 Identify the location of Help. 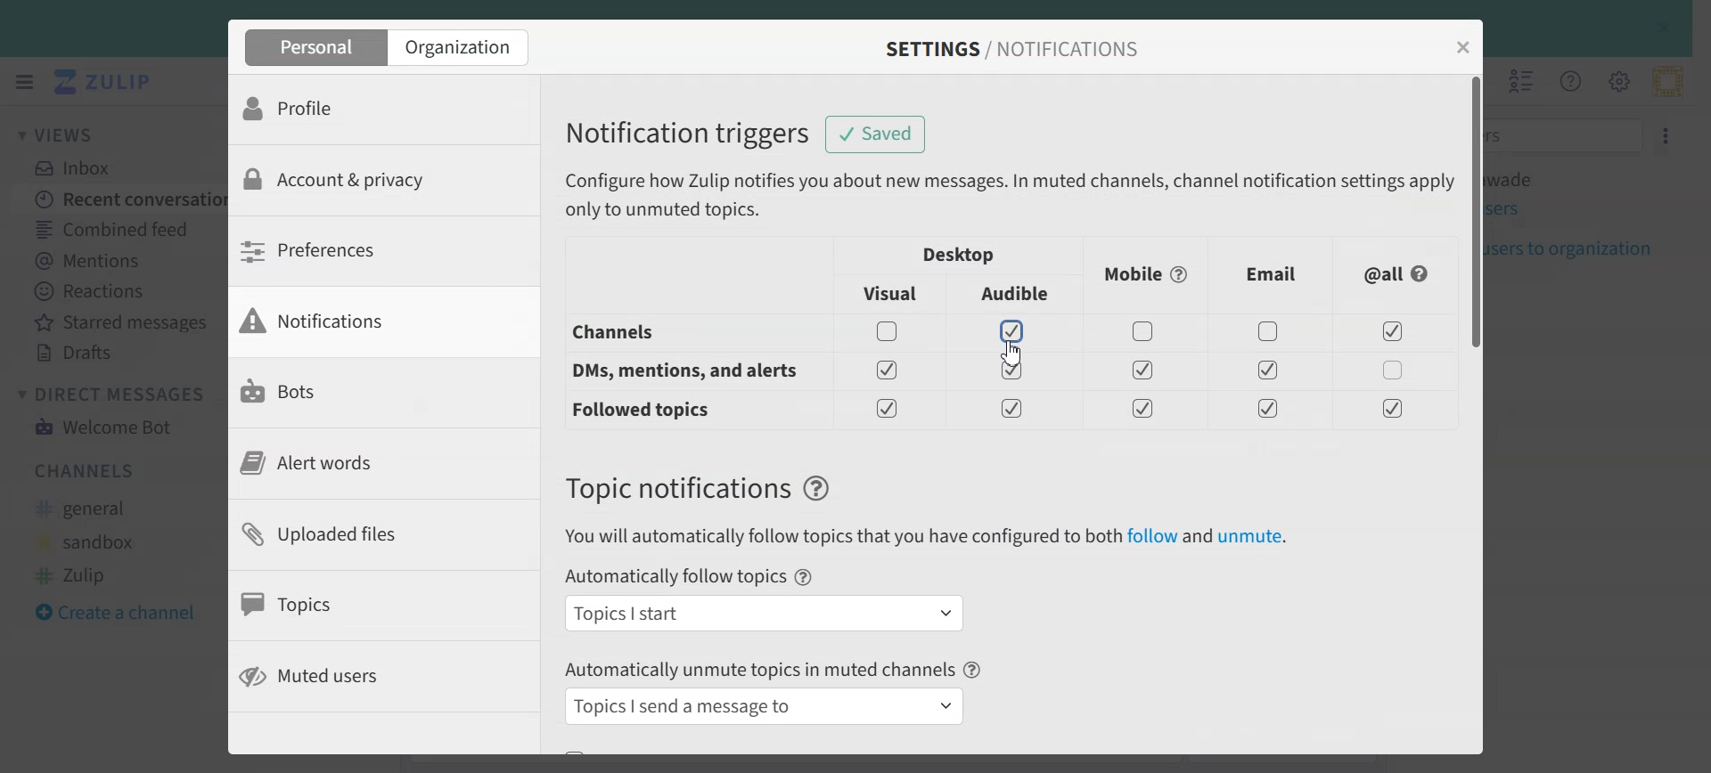
(817, 489).